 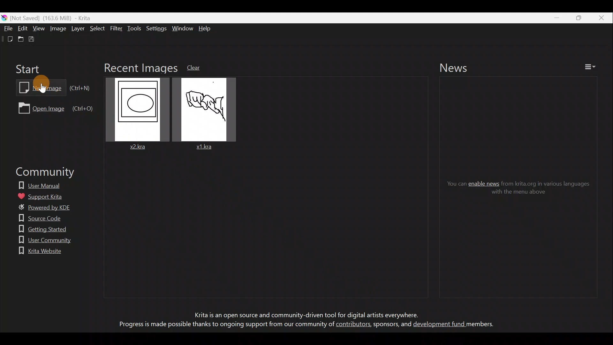 What do you see at coordinates (39, 28) in the screenshot?
I see `View` at bounding box center [39, 28].